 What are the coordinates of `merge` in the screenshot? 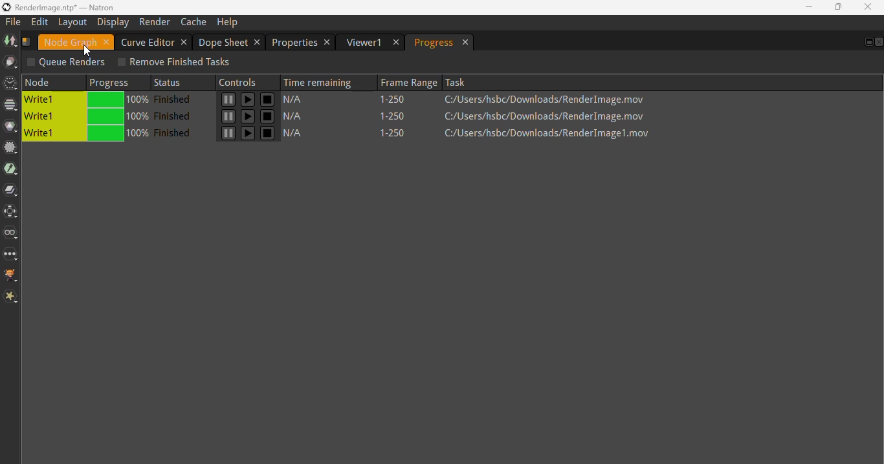 It's located at (11, 190).